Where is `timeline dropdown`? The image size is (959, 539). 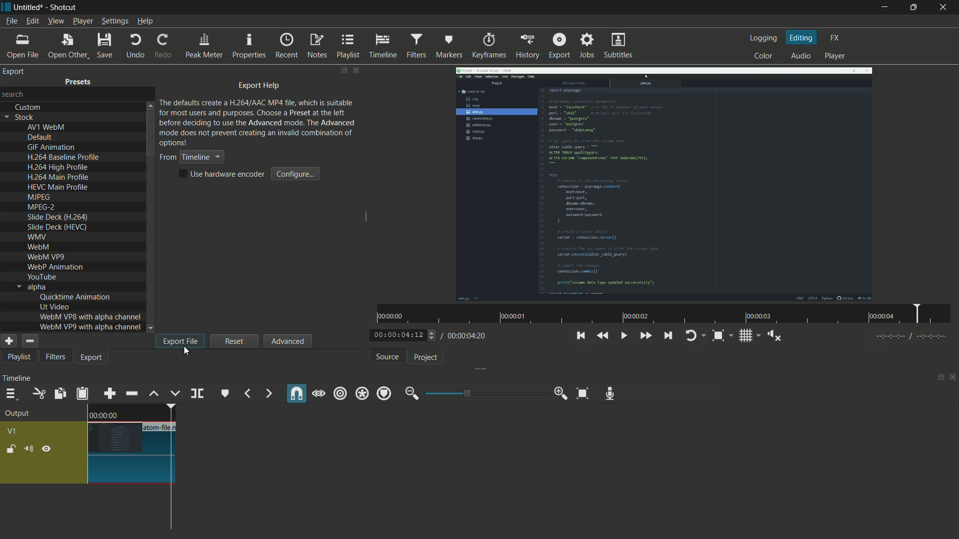 timeline dropdown is located at coordinates (191, 157).